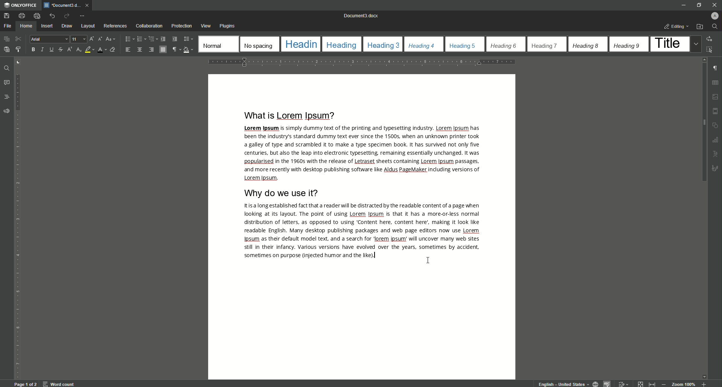 The width and height of the screenshot is (722, 387). I want to click on Change case, so click(111, 39).